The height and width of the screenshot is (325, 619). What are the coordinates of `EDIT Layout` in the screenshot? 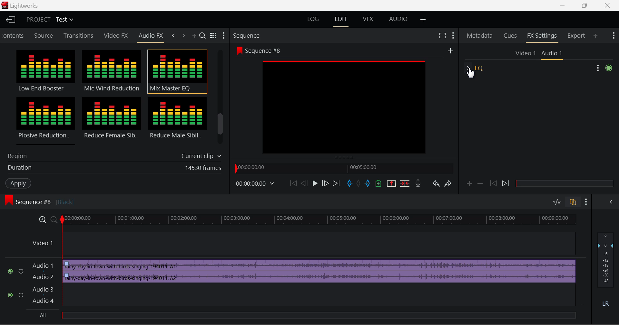 It's located at (343, 21).